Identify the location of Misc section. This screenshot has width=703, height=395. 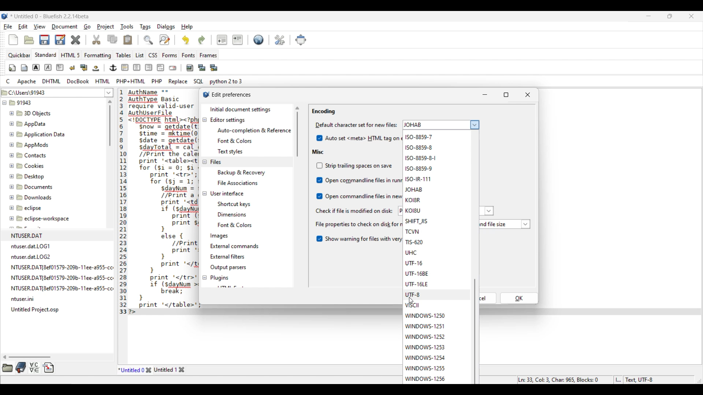
(318, 152).